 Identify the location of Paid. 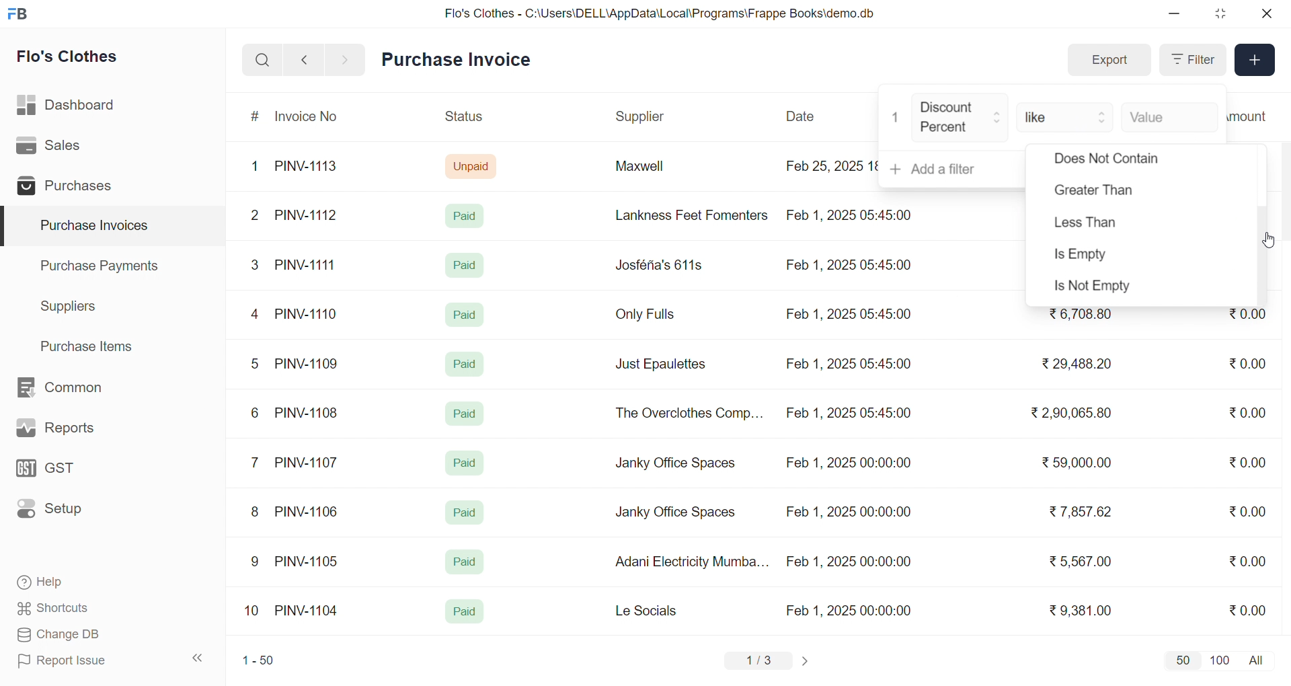
(463, 313).